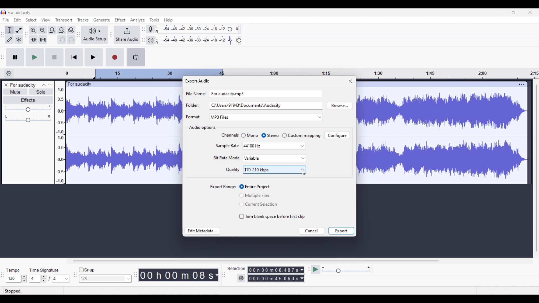  Describe the element at coordinates (302, 72) in the screenshot. I see `Scale to measure length of track` at that location.